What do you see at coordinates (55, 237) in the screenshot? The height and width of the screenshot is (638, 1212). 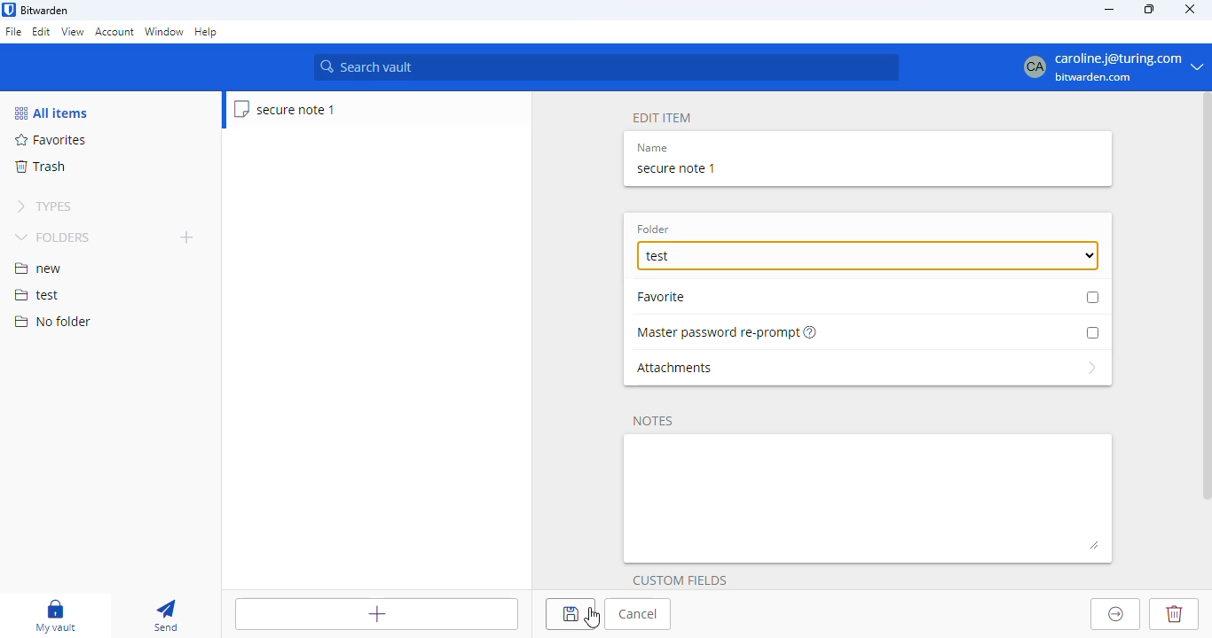 I see `folders` at bounding box center [55, 237].